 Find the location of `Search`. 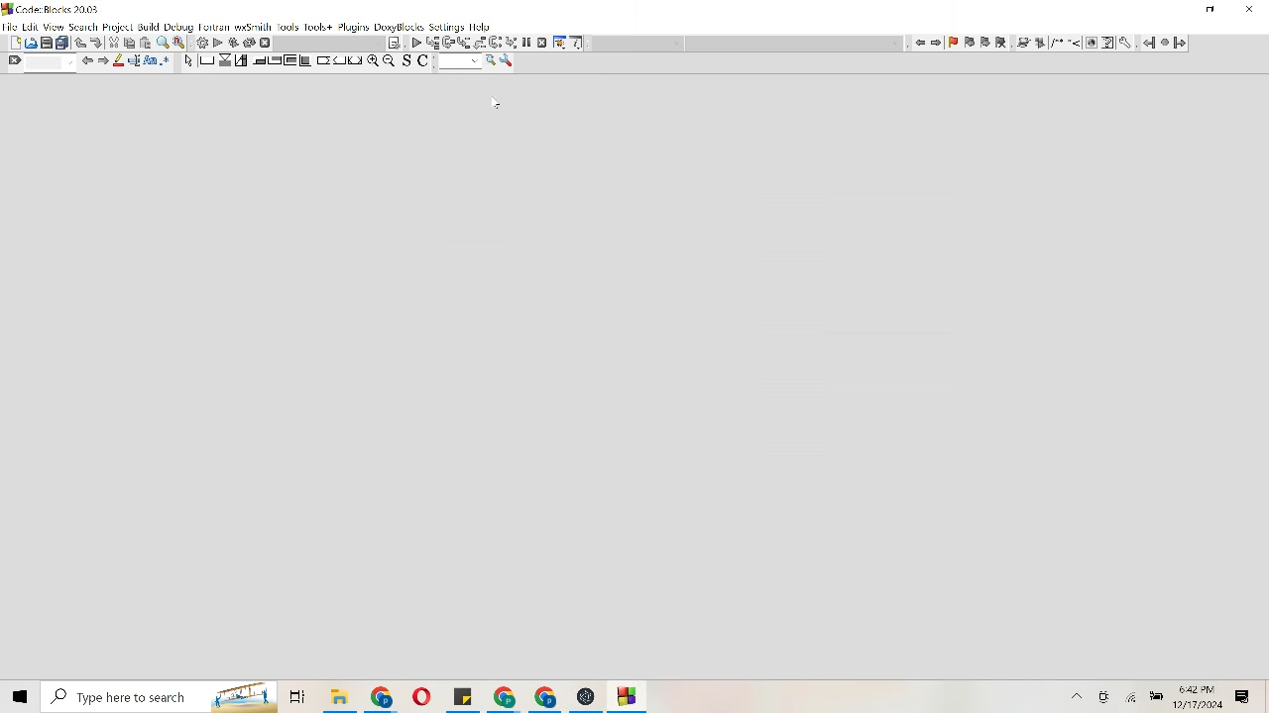

Search is located at coordinates (468, 62).